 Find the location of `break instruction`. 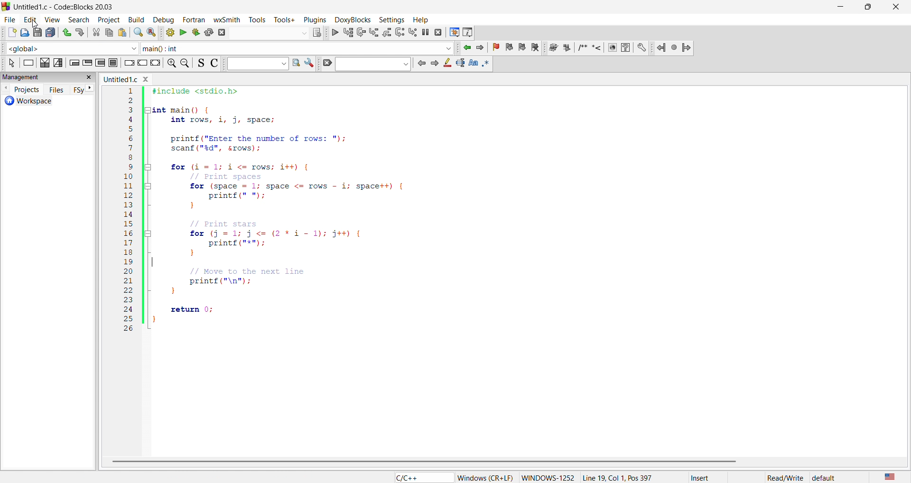

break instruction is located at coordinates (128, 64).